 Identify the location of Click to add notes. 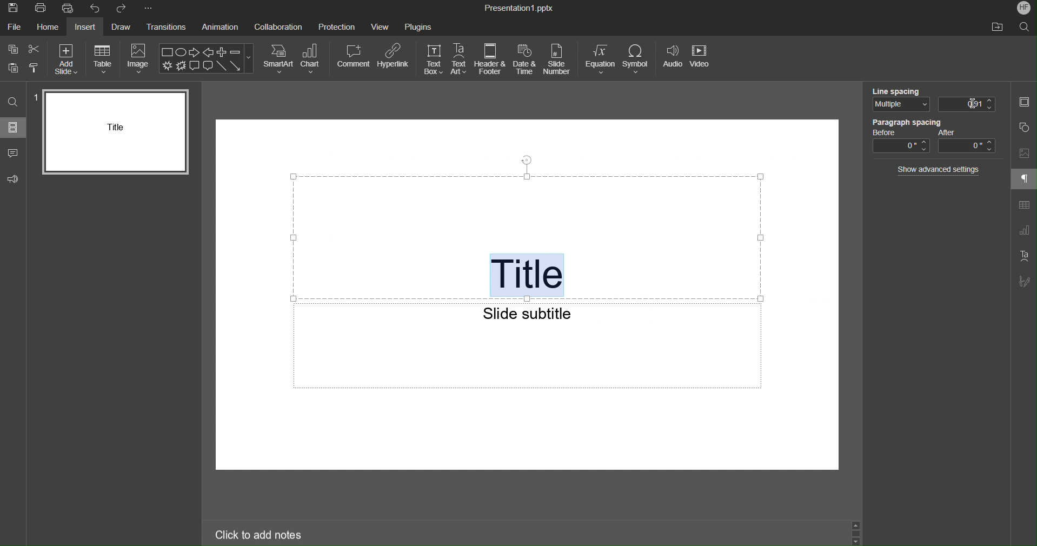
(259, 534).